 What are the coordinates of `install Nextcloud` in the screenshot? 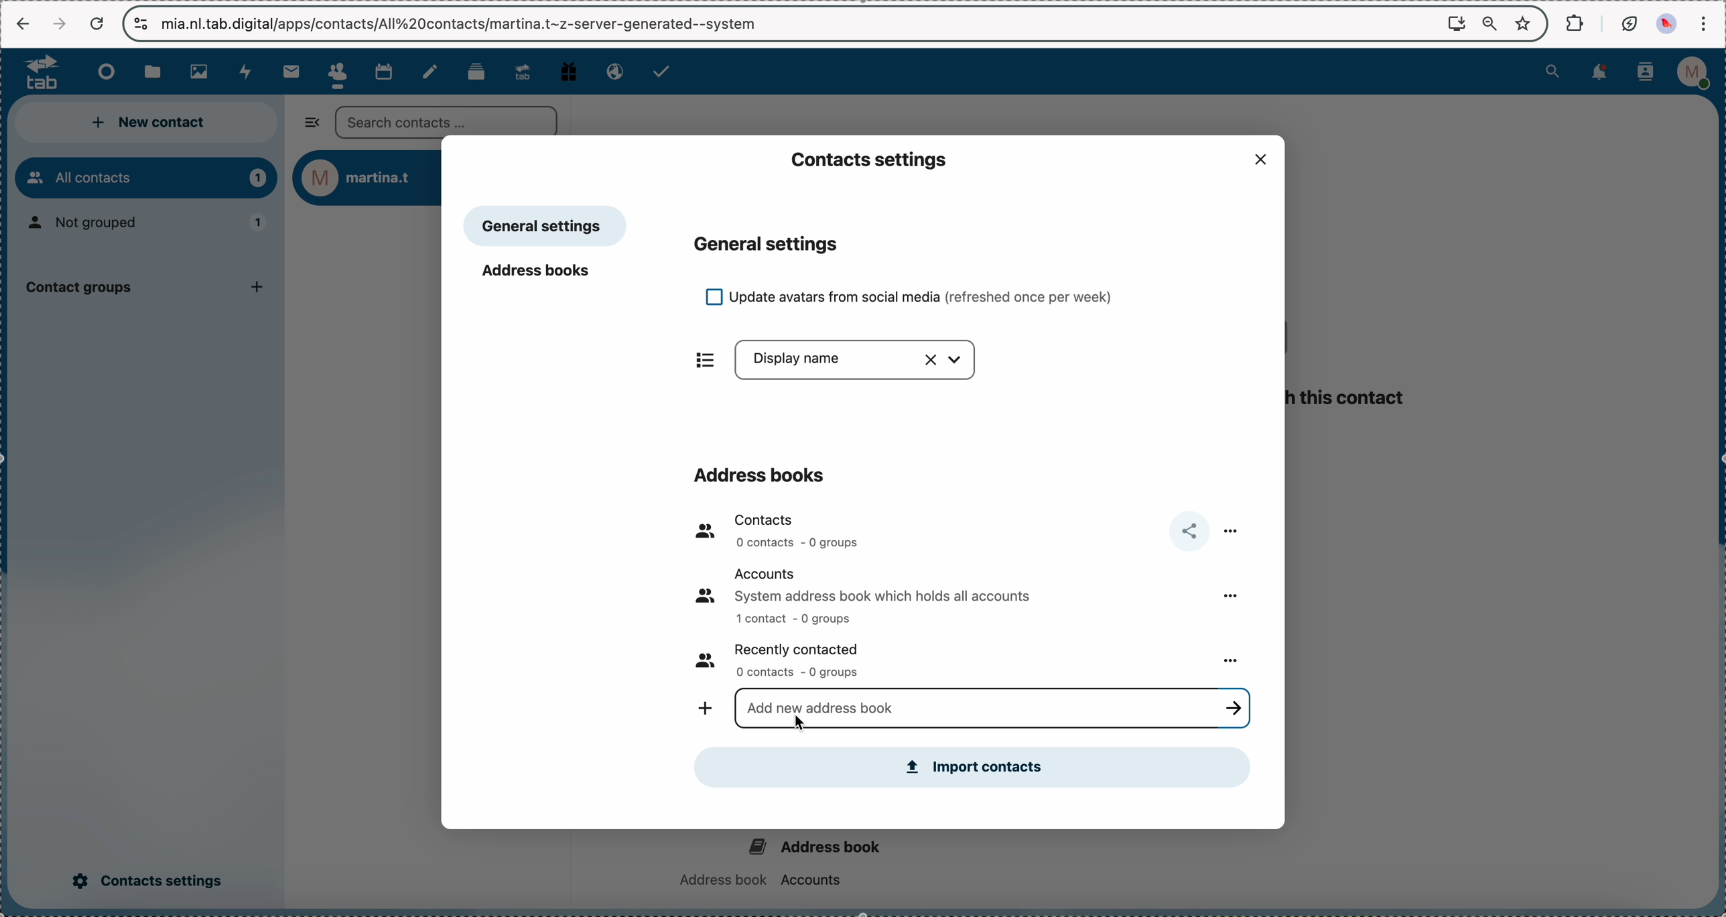 It's located at (1455, 23).